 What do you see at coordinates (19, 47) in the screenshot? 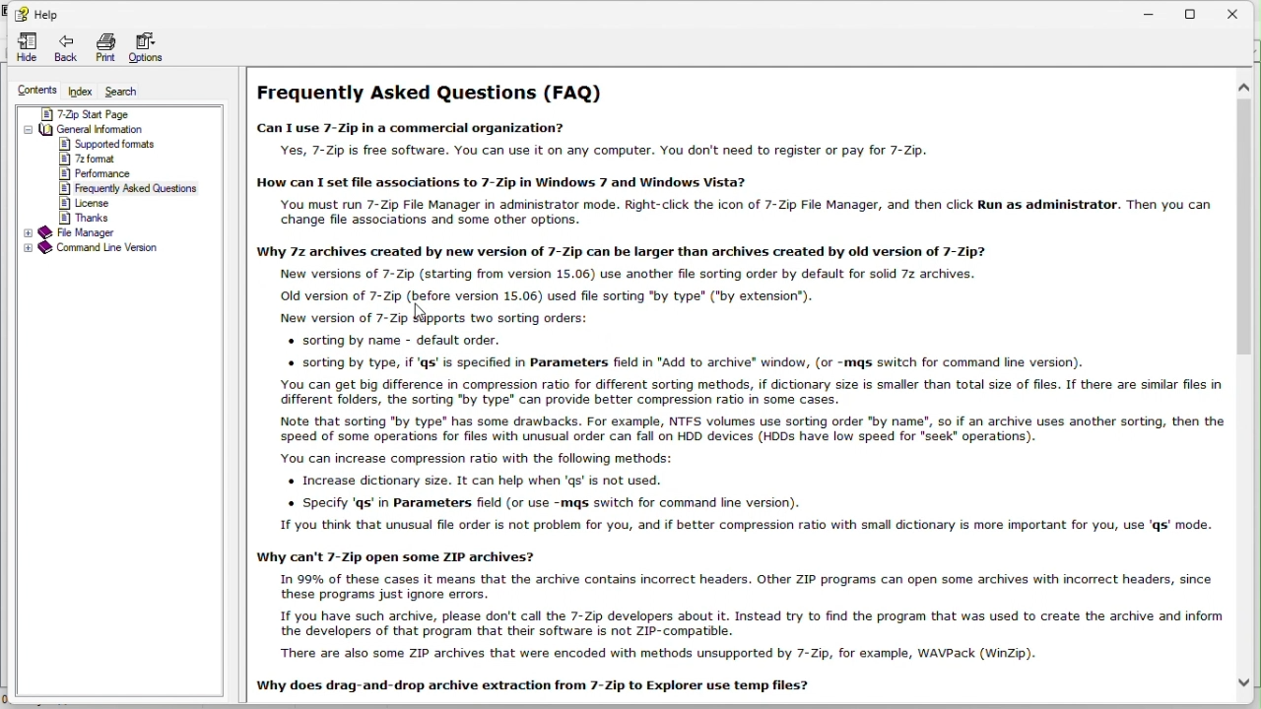
I see `Hide` at bounding box center [19, 47].